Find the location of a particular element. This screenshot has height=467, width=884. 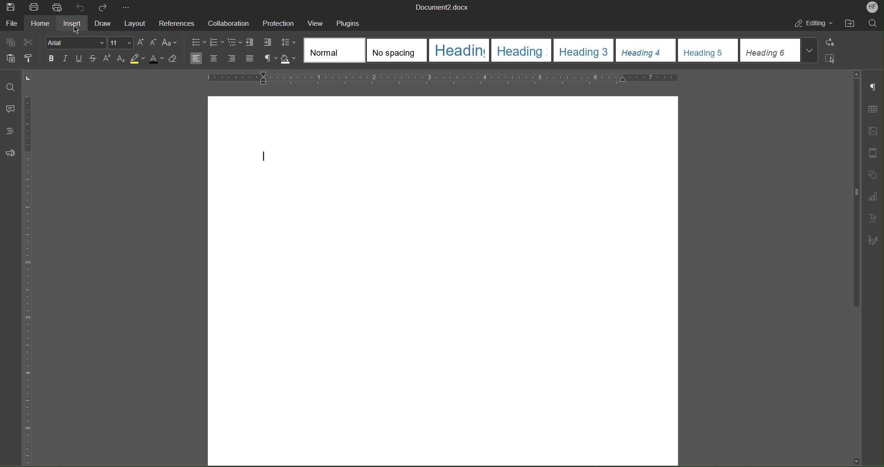

References is located at coordinates (175, 23).